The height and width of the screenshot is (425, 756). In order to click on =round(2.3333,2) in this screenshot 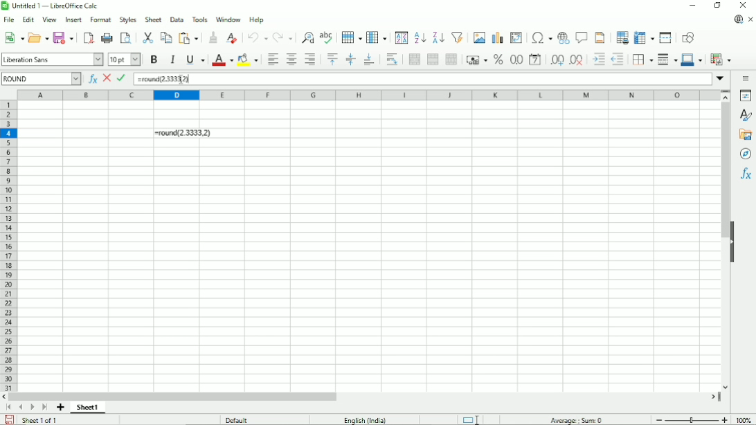, I will do `click(164, 79)`.